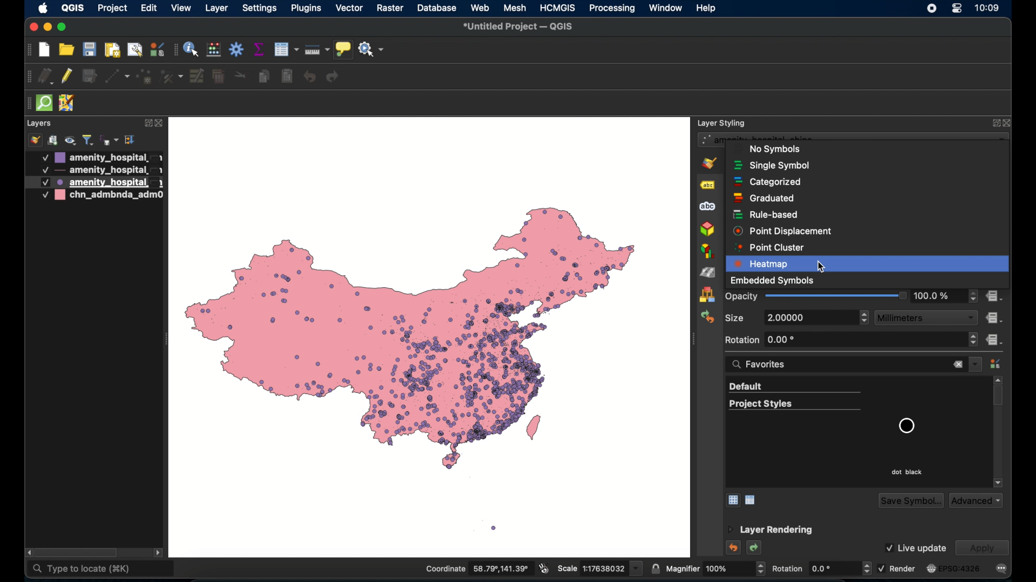 The image size is (1036, 582). What do you see at coordinates (996, 364) in the screenshot?
I see `style manager` at bounding box center [996, 364].